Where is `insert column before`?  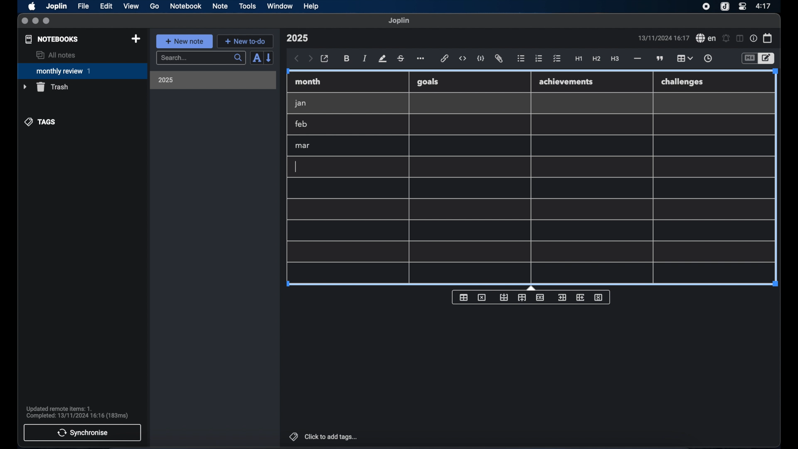
insert column before is located at coordinates (562, 298).